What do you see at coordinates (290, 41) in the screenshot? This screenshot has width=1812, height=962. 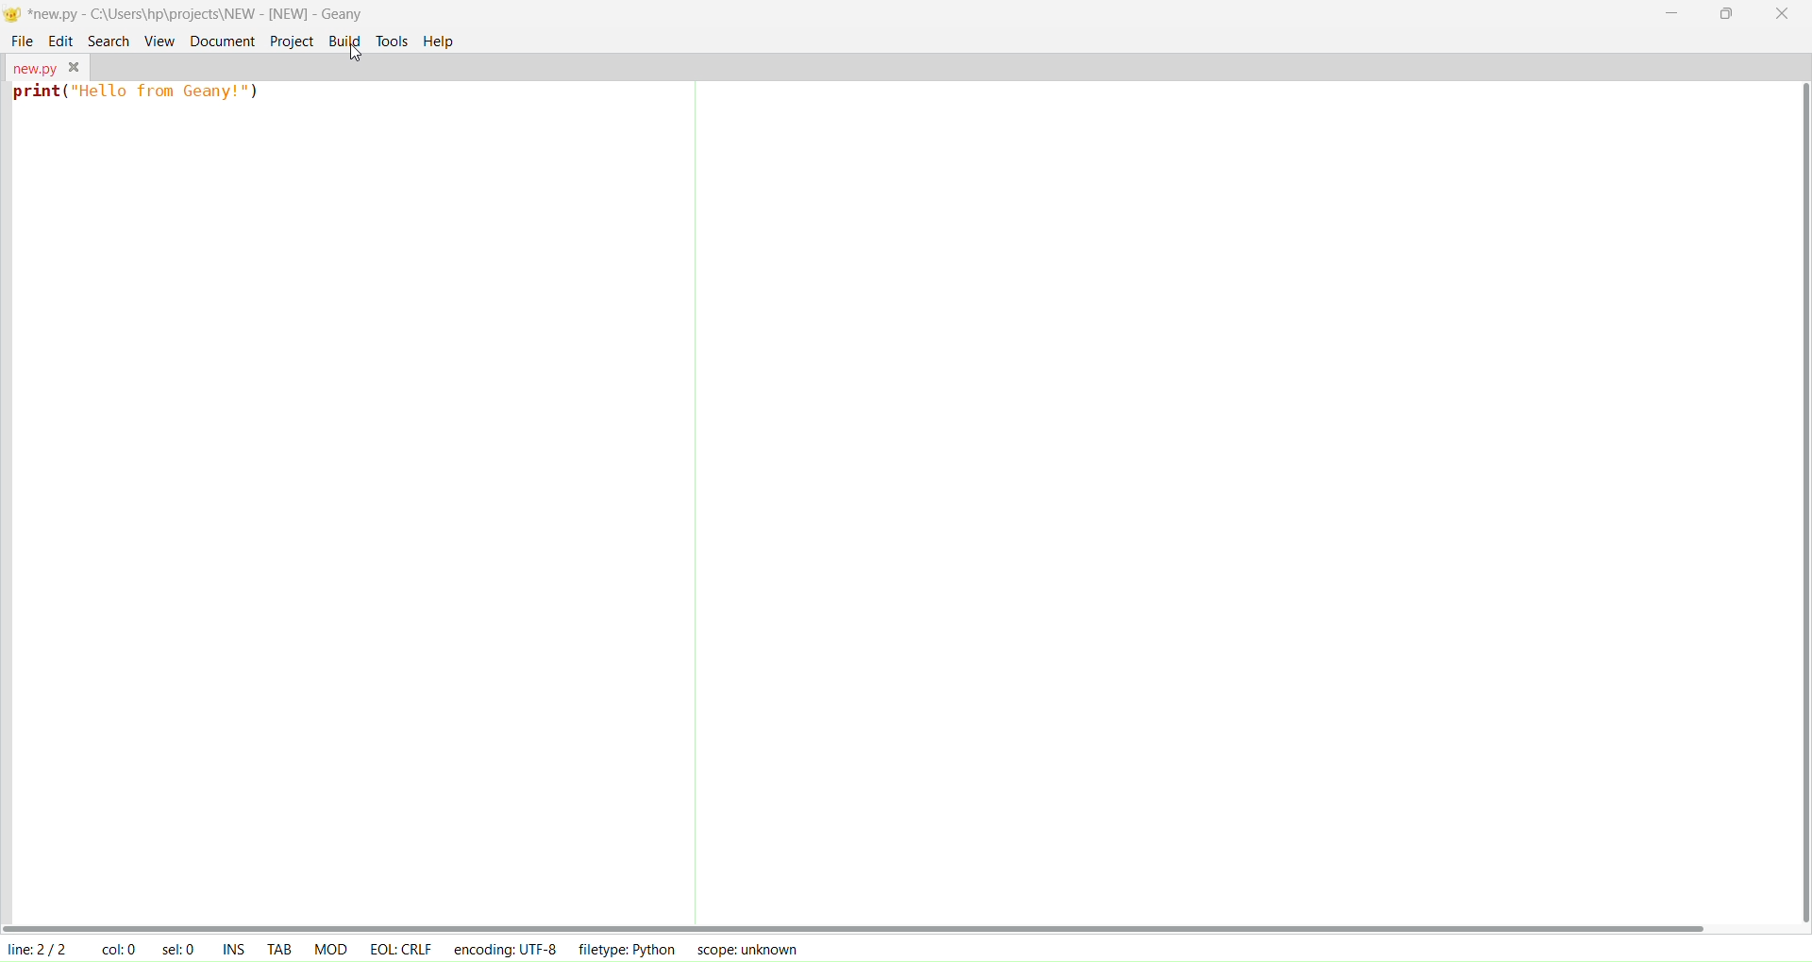 I see `project` at bounding box center [290, 41].